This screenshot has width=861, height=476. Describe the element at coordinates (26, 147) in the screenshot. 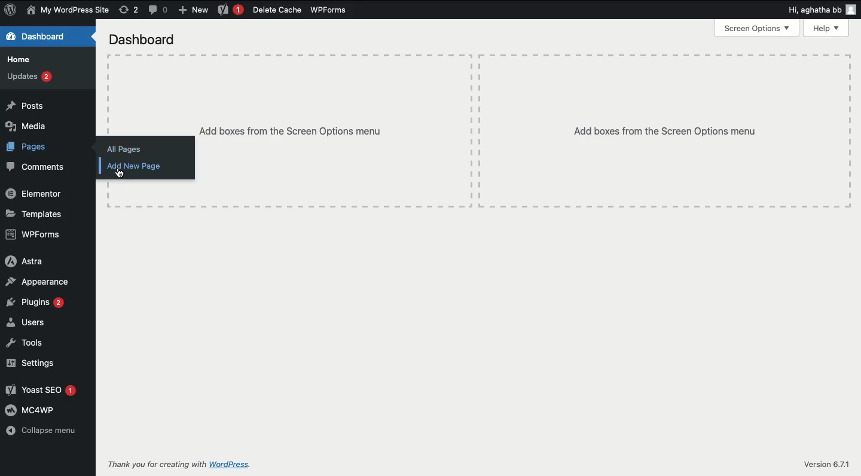

I see `Pages` at that location.